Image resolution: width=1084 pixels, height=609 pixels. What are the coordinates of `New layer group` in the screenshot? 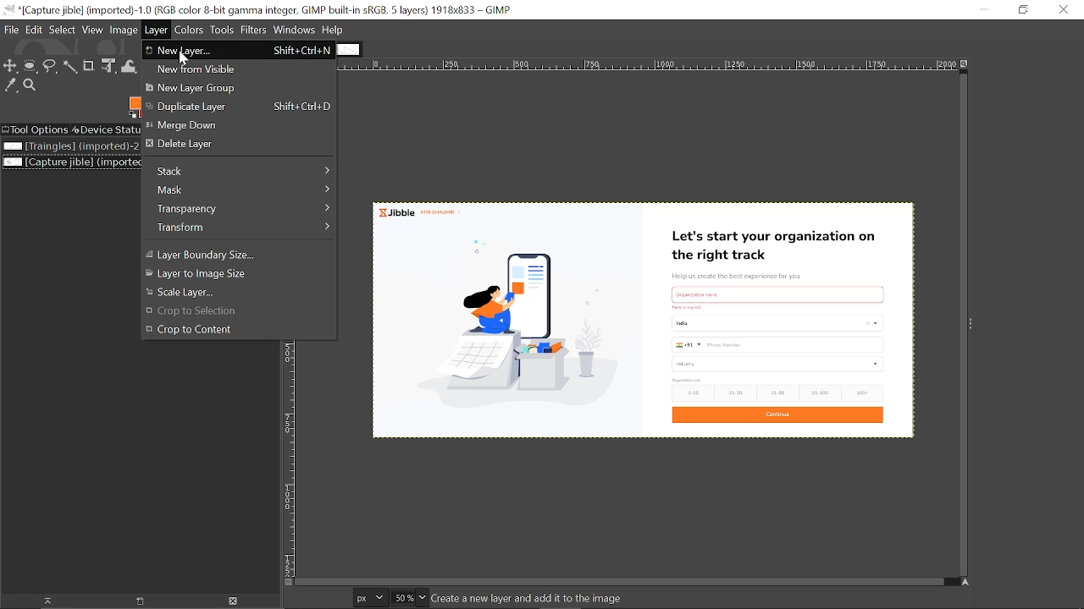 It's located at (230, 89).